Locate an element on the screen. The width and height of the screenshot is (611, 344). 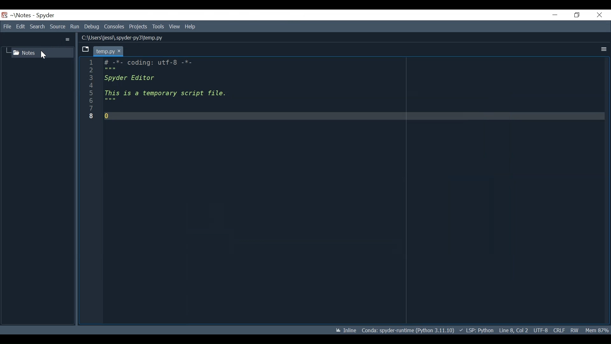
File Encoding is located at coordinates (541, 330).